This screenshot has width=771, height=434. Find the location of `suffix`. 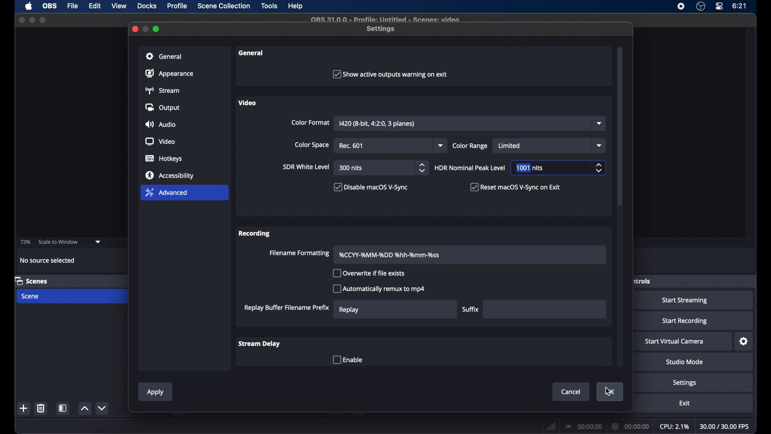

suffix is located at coordinates (471, 309).